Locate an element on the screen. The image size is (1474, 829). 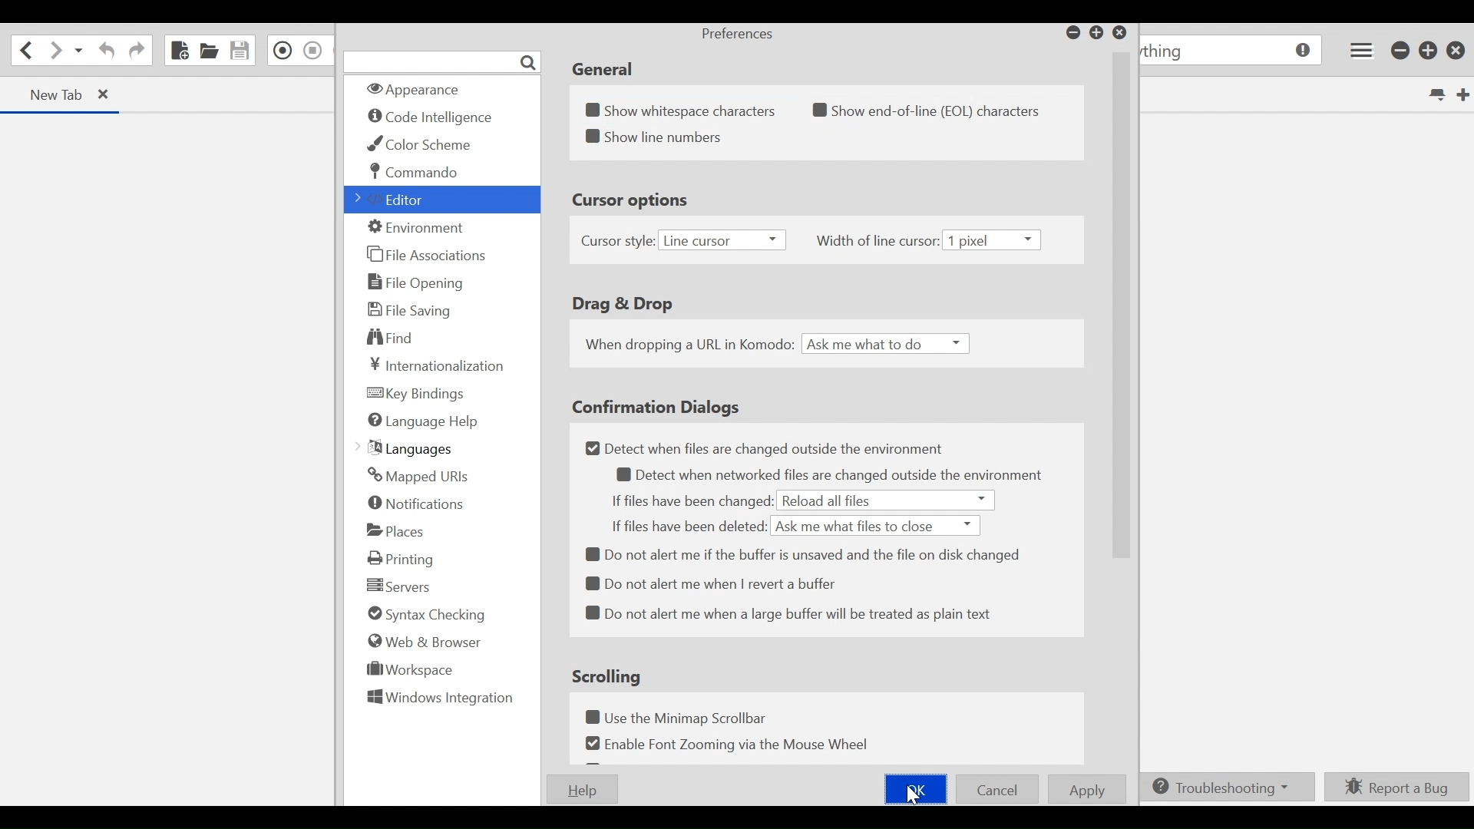
Save File is located at coordinates (239, 51).